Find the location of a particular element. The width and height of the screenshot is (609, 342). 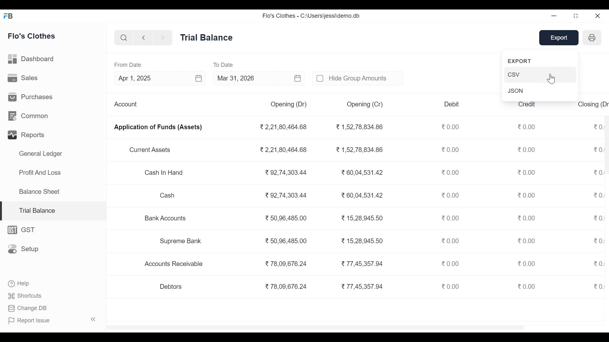

Minimize is located at coordinates (554, 16).